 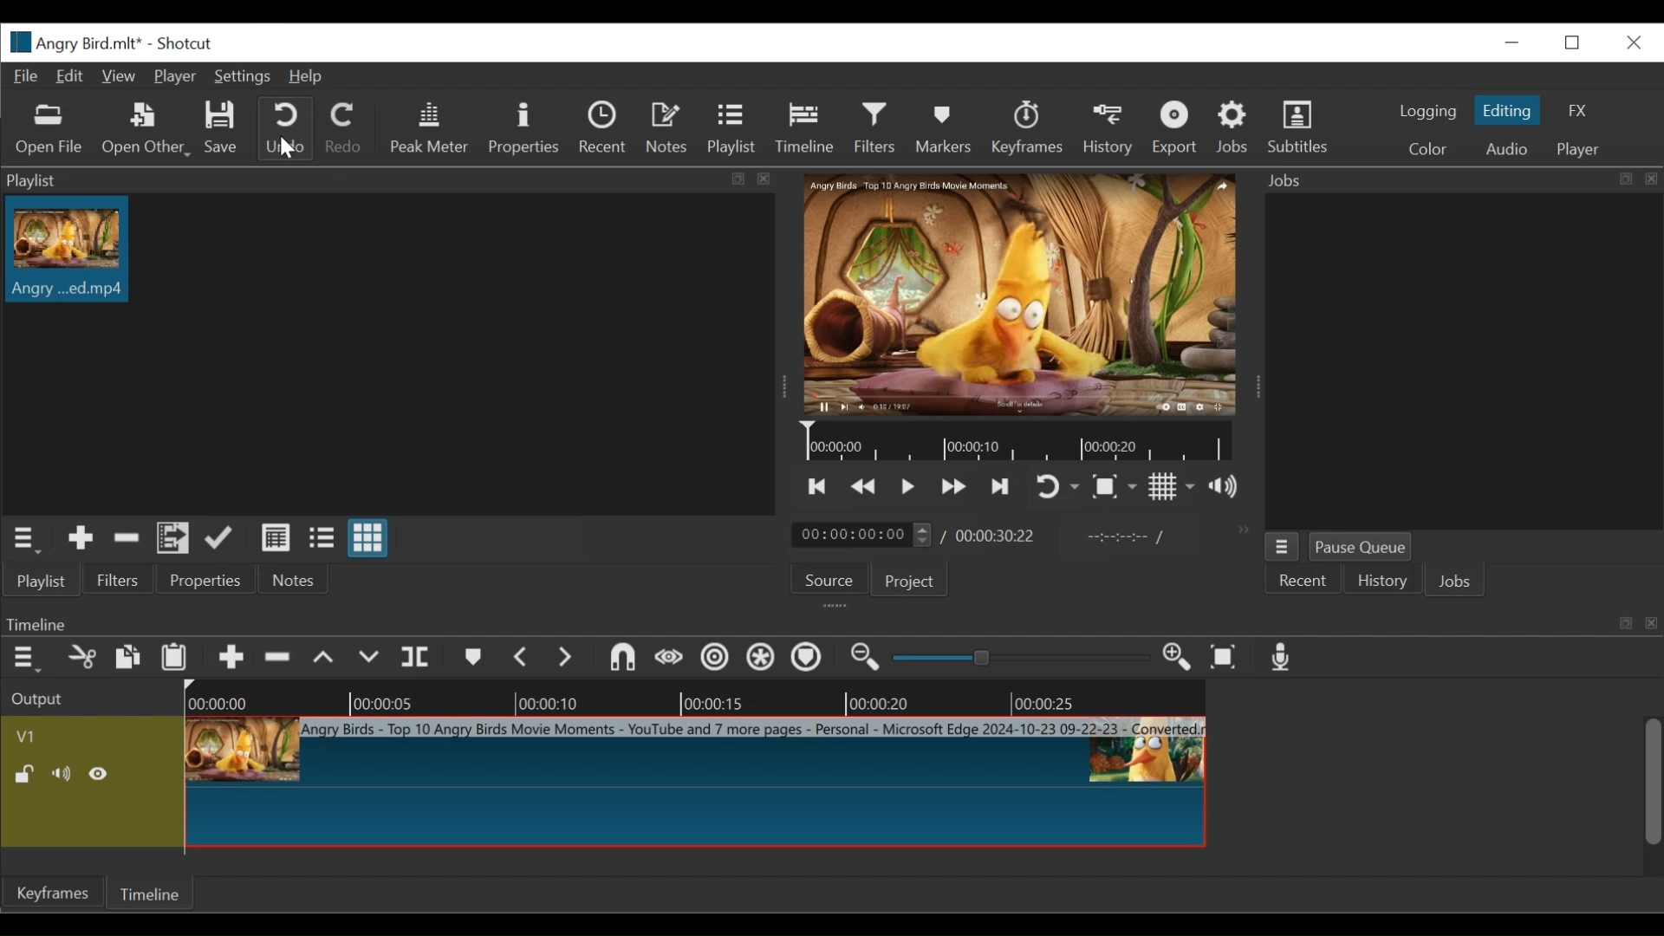 I want to click on Total duration, so click(x=997, y=536).